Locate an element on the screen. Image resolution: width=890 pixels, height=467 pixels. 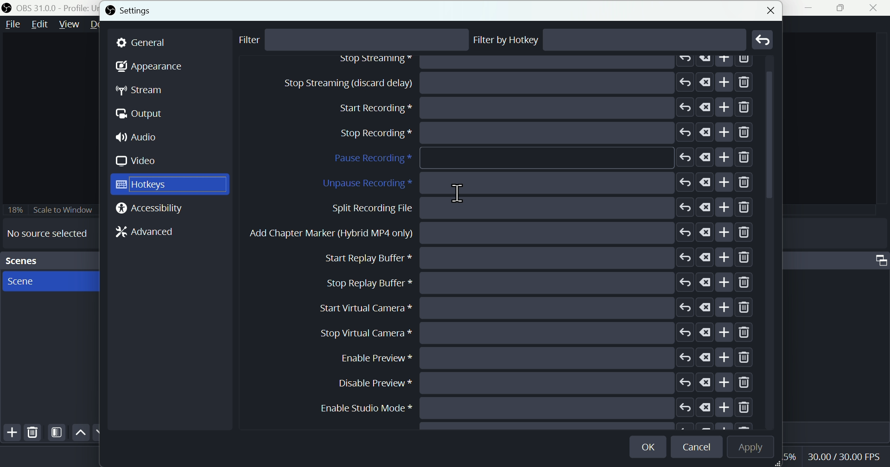
Scale to window is located at coordinates (48, 209).